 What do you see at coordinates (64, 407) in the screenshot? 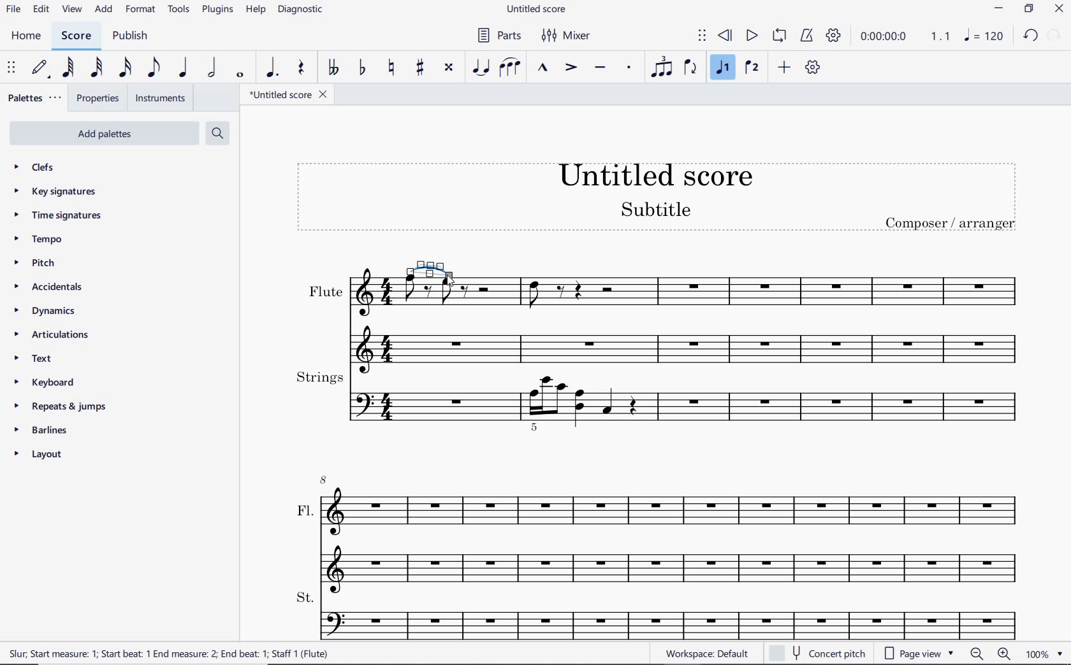
I see `repeats & jumps` at bounding box center [64, 407].